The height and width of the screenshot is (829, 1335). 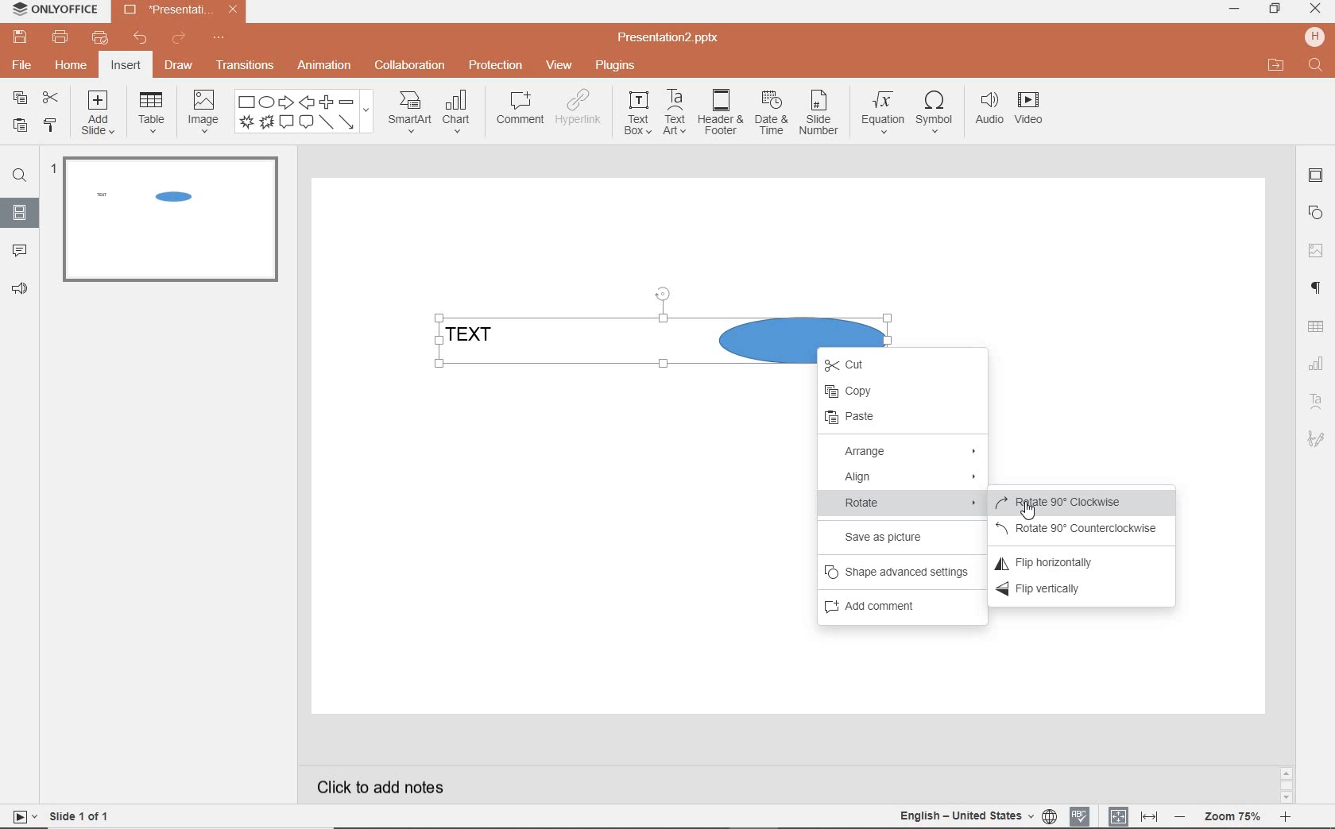 I want to click on audio, so click(x=986, y=112).